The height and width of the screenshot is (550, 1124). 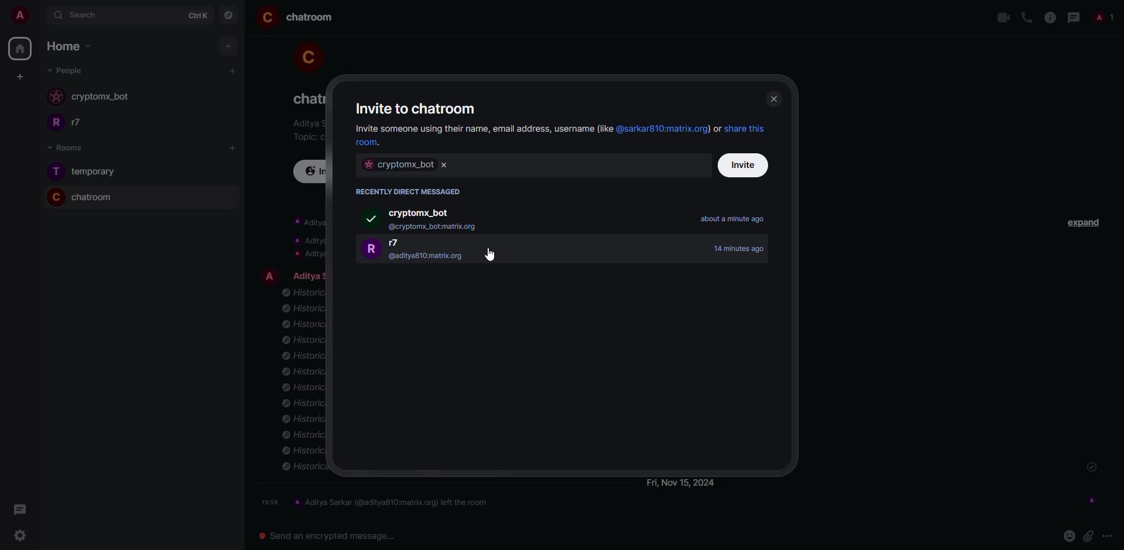 What do you see at coordinates (306, 123) in the screenshot?
I see `info` at bounding box center [306, 123].